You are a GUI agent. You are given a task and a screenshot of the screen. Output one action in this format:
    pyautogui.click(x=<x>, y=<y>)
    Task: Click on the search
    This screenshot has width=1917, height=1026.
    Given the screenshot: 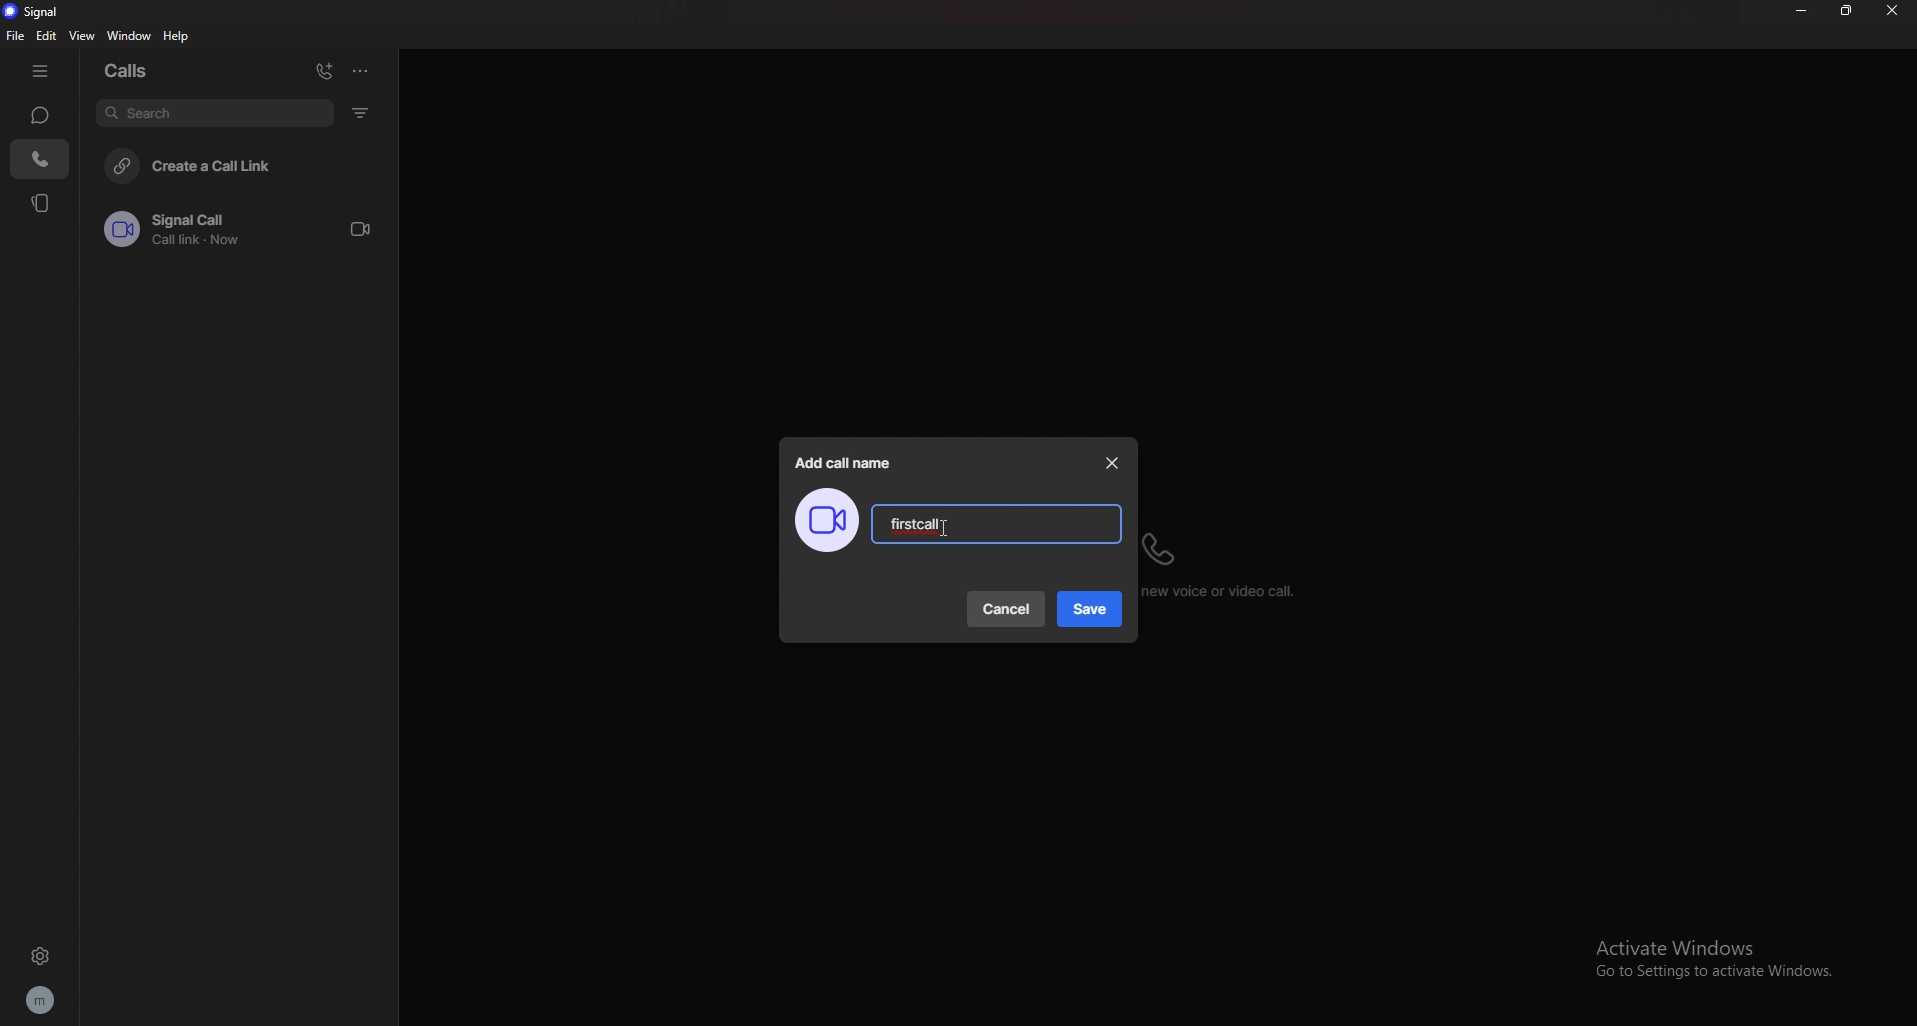 What is the action you would take?
    pyautogui.click(x=215, y=112)
    